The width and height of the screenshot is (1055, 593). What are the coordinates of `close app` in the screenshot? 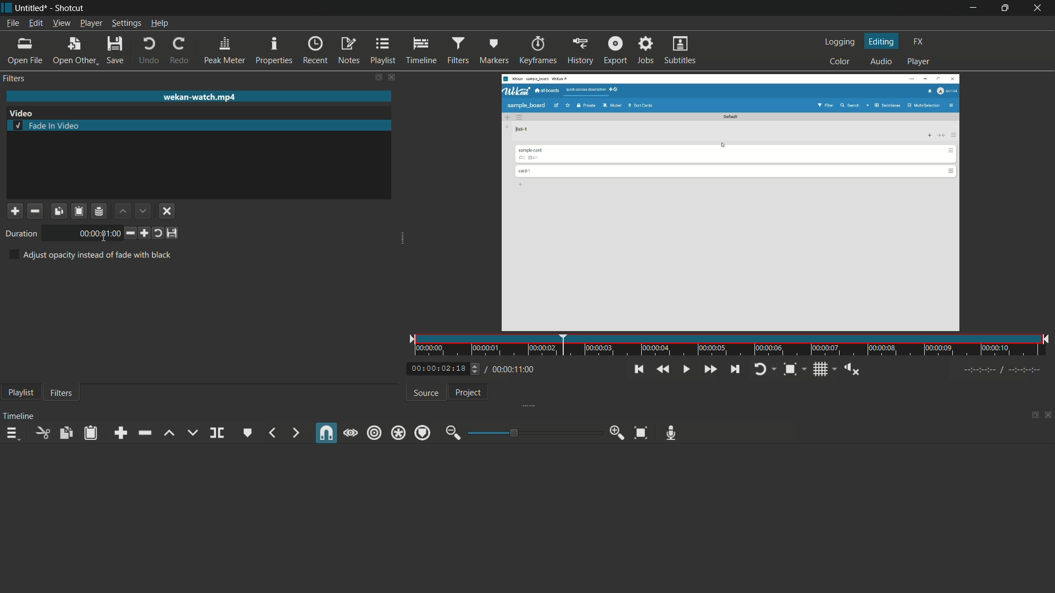 It's located at (1039, 9).